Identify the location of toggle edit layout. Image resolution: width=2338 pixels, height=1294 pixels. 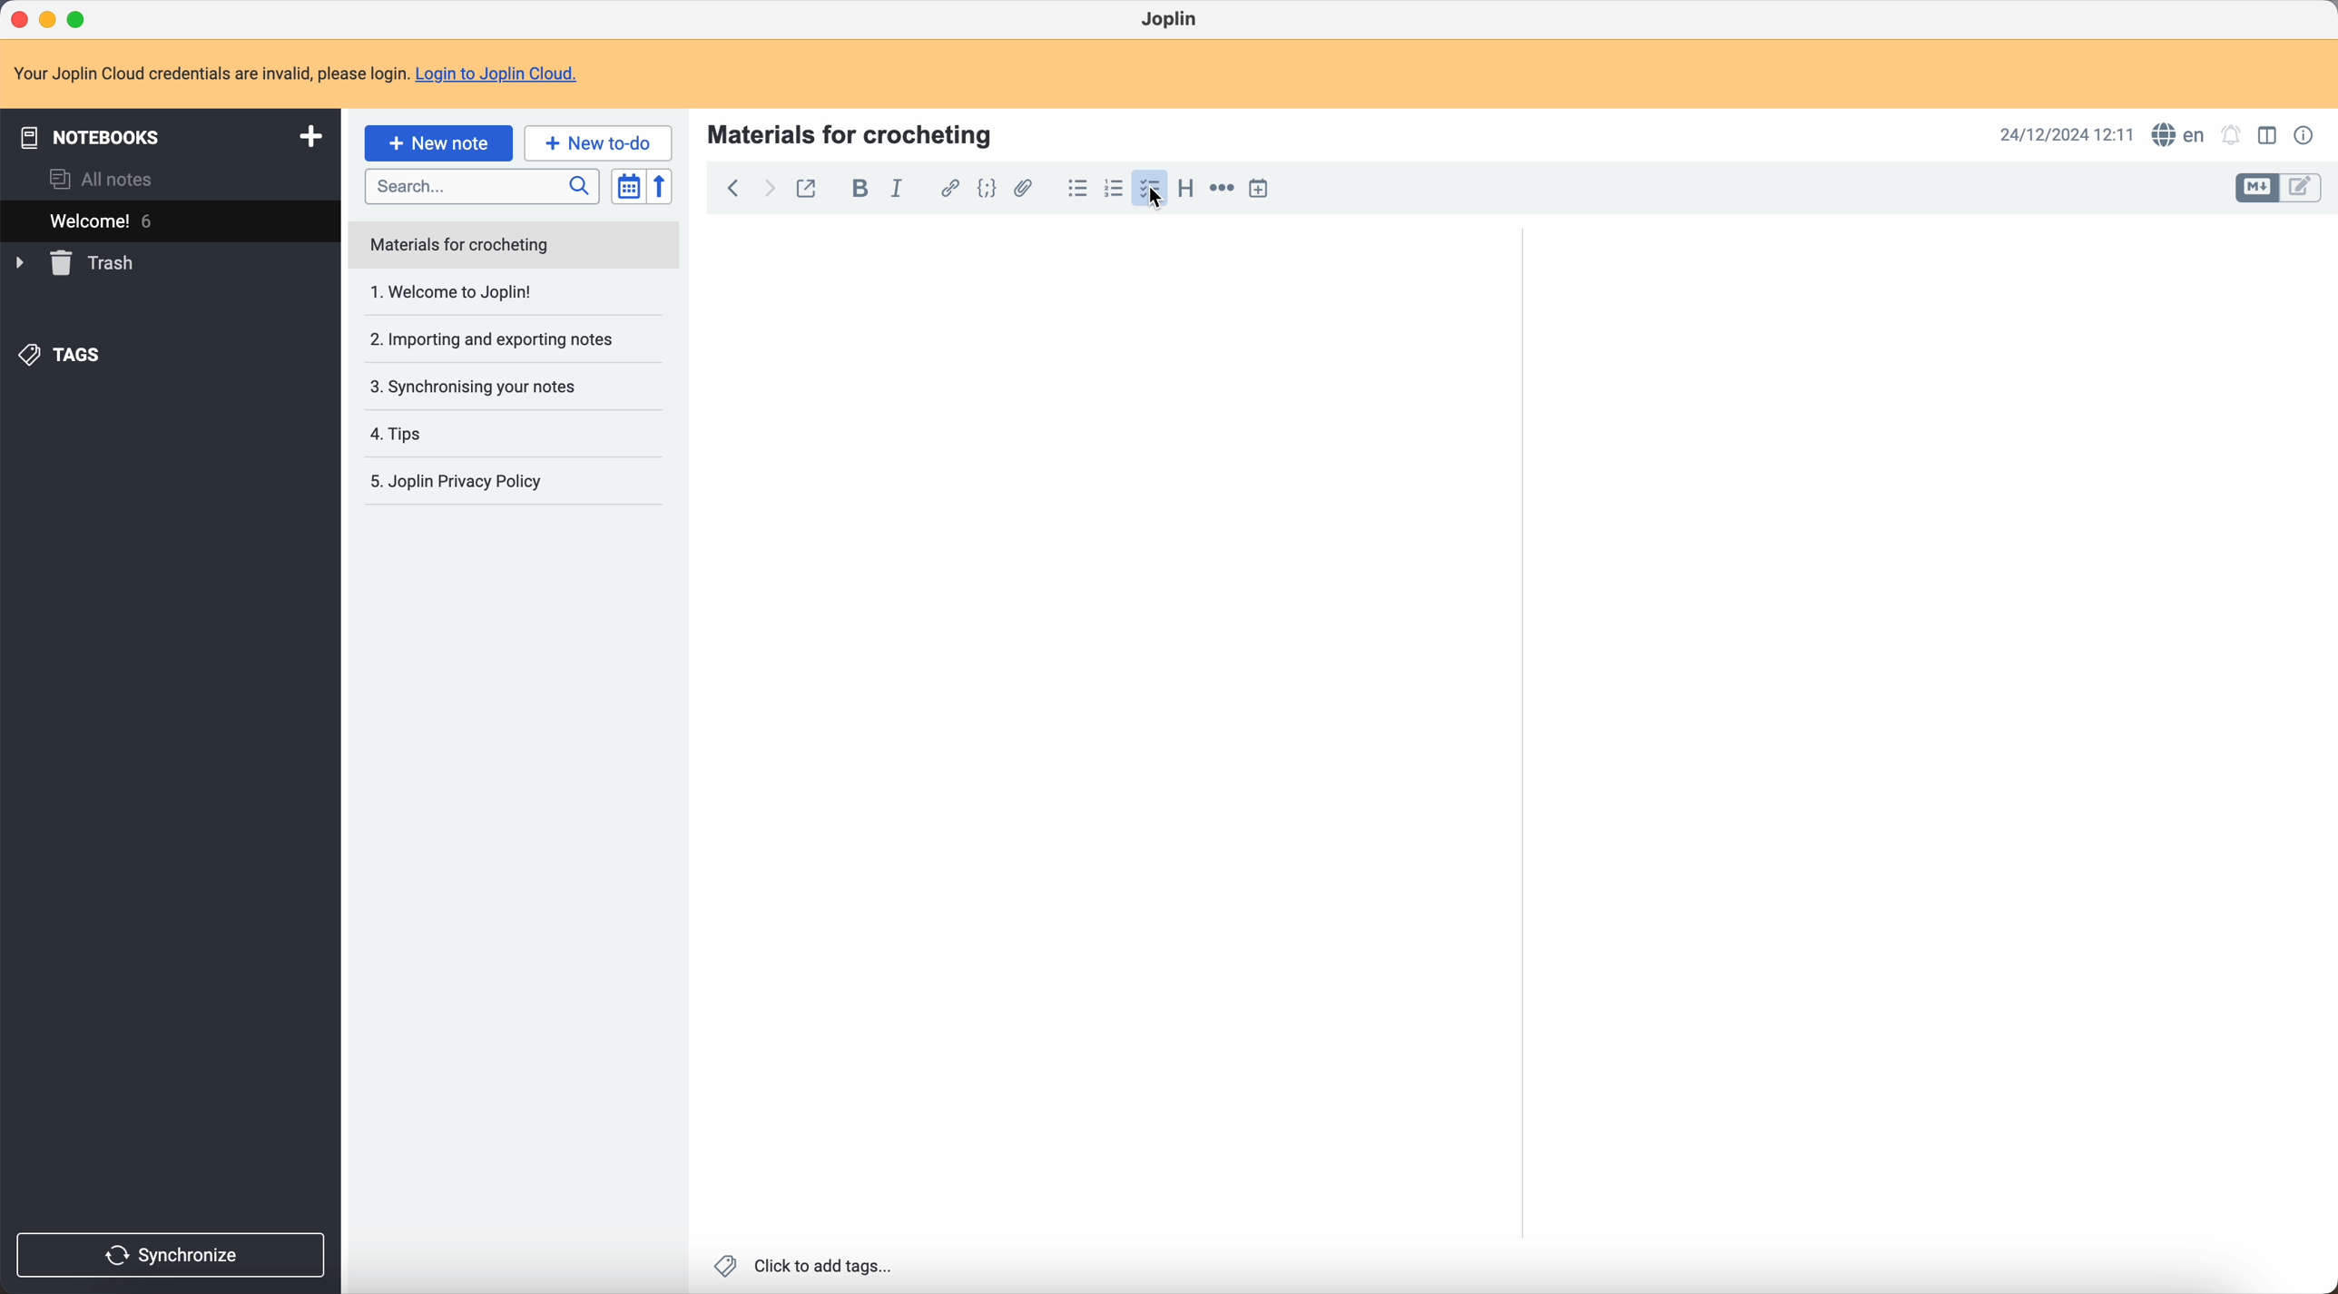
(2256, 189).